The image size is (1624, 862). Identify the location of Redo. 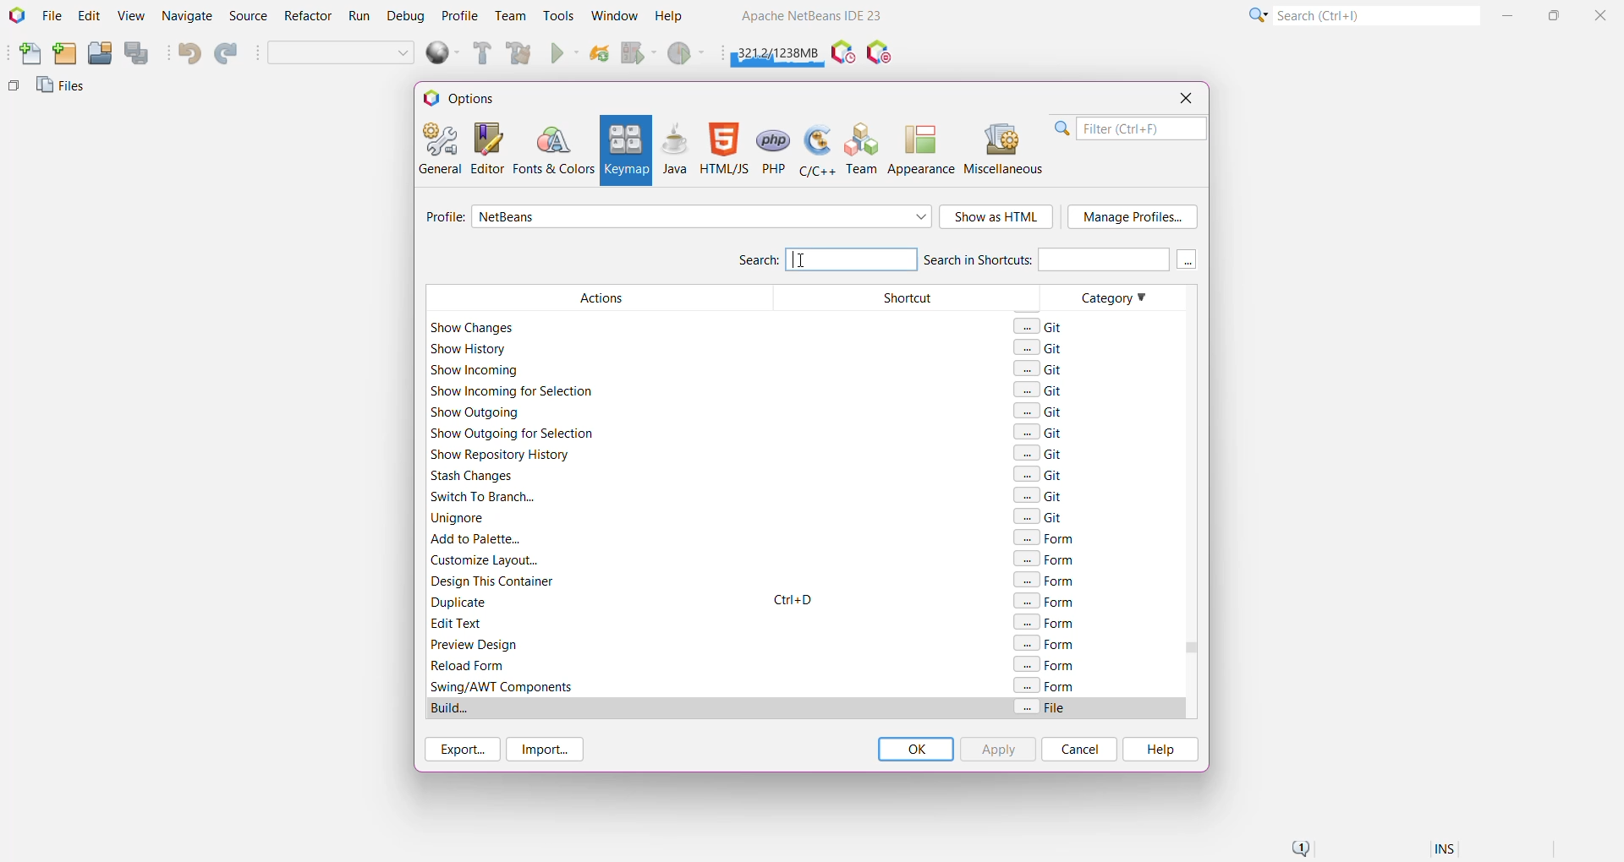
(228, 54).